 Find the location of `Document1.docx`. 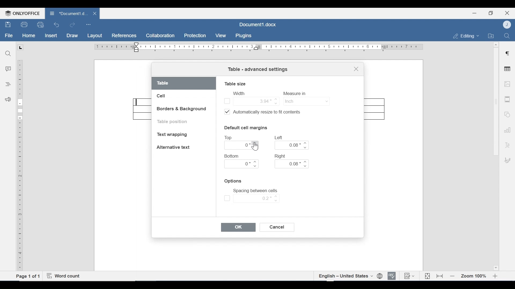

Document1.docx is located at coordinates (258, 24).